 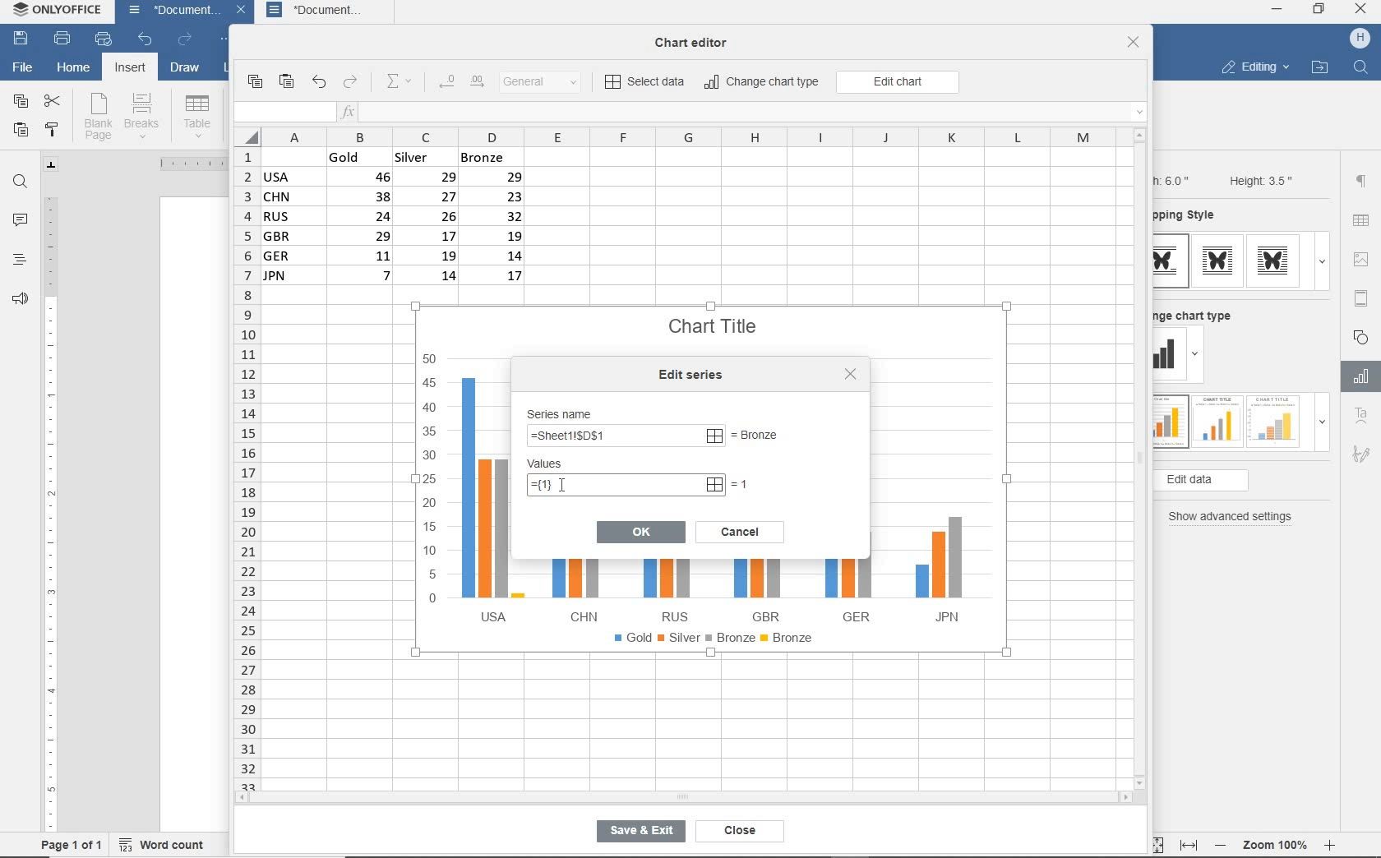 What do you see at coordinates (1319, 68) in the screenshot?
I see `open file location` at bounding box center [1319, 68].